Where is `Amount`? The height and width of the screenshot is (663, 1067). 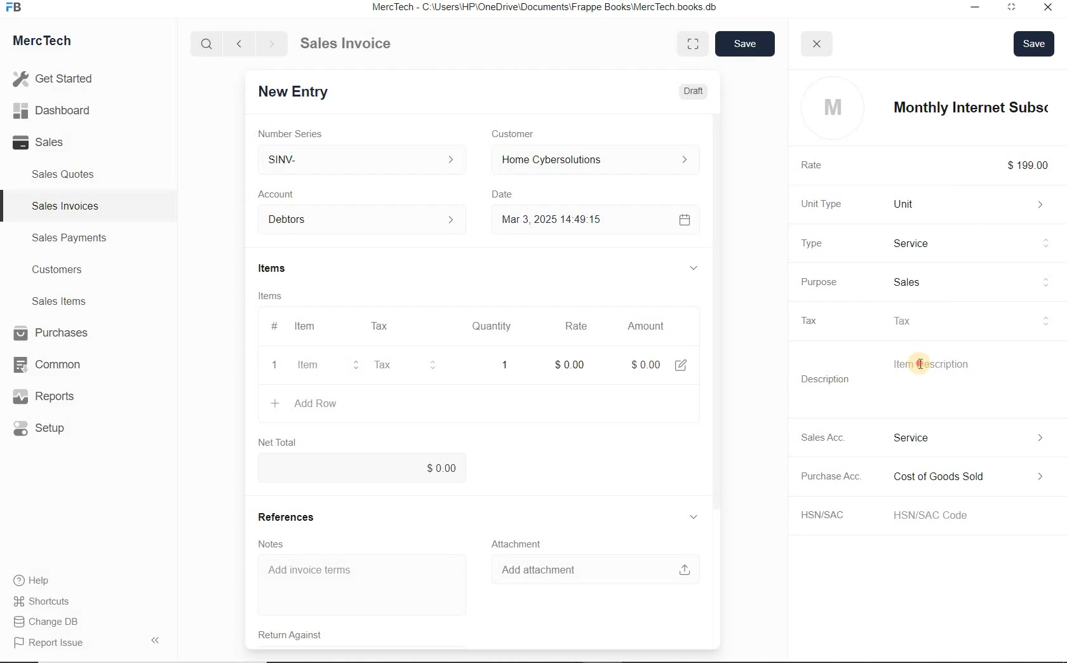
Amount is located at coordinates (643, 326).